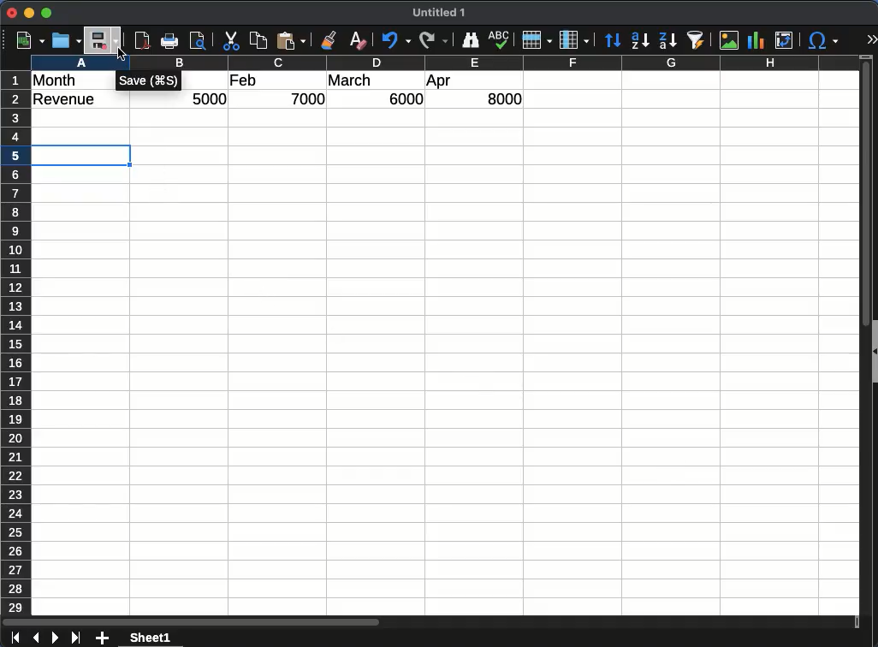 This screenshot has width=878, height=647. I want to click on undo, so click(394, 41).